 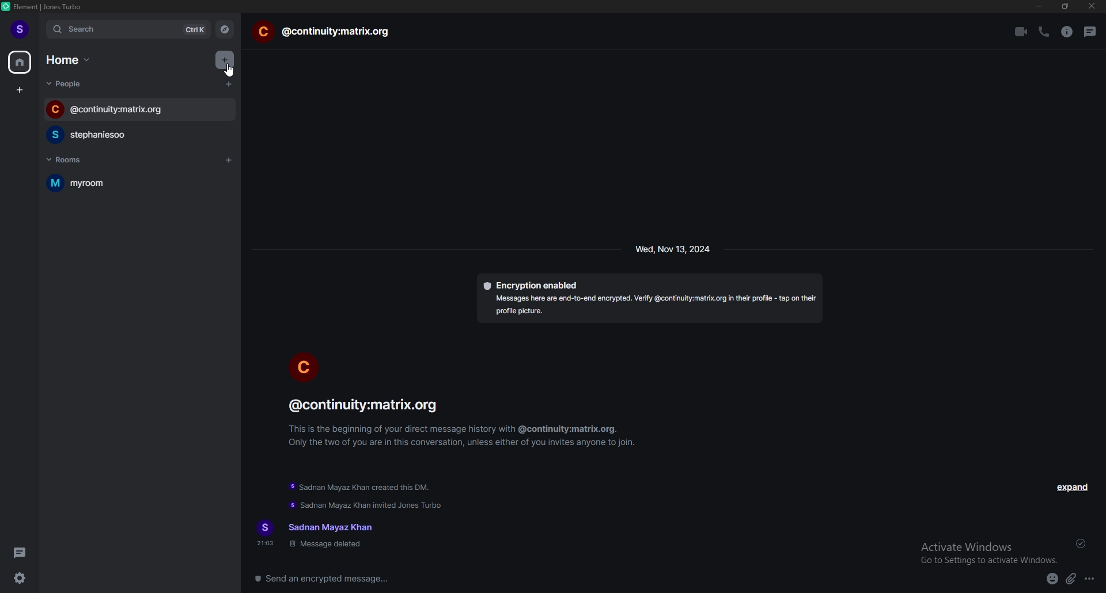 I want to click on voice call, so click(x=1043, y=31).